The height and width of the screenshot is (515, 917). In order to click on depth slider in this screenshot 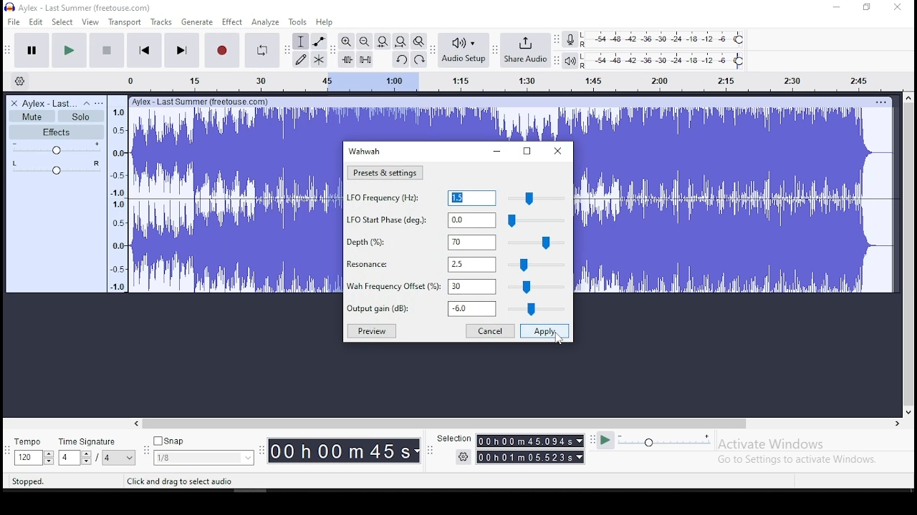, I will do `click(534, 242)`.